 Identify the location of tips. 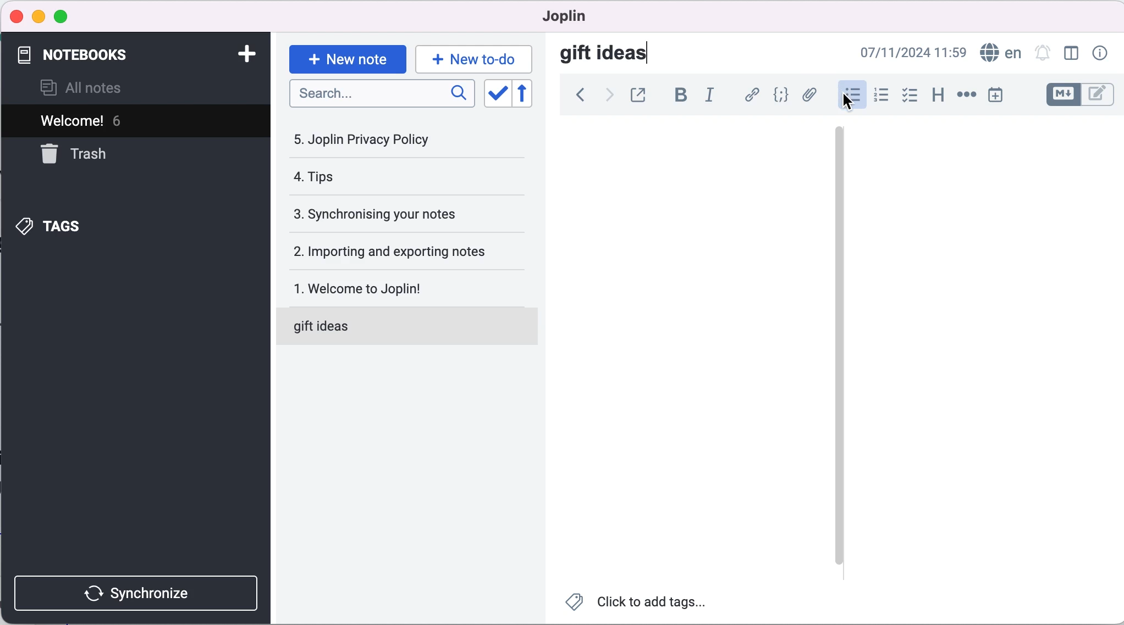
(377, 178).